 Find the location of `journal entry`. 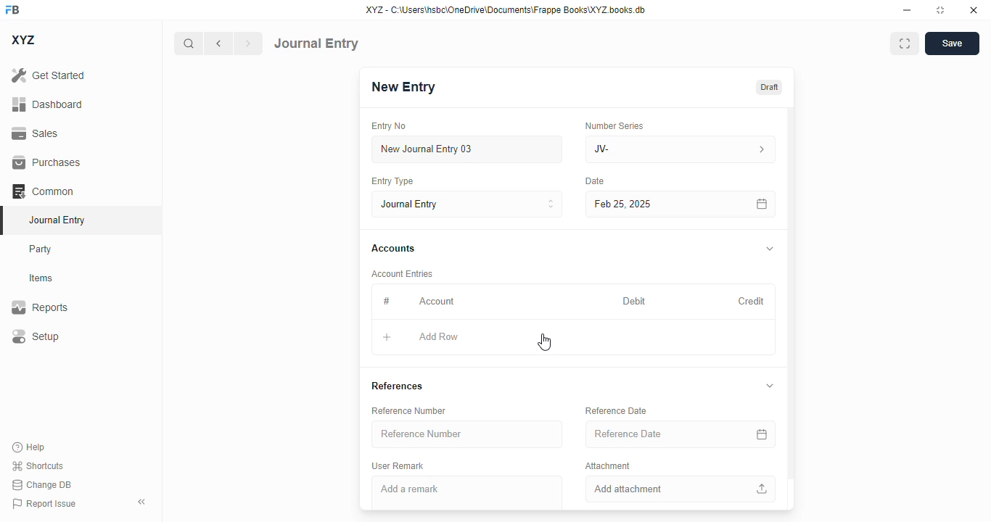

journal entry is located at coordinates (56, 220).